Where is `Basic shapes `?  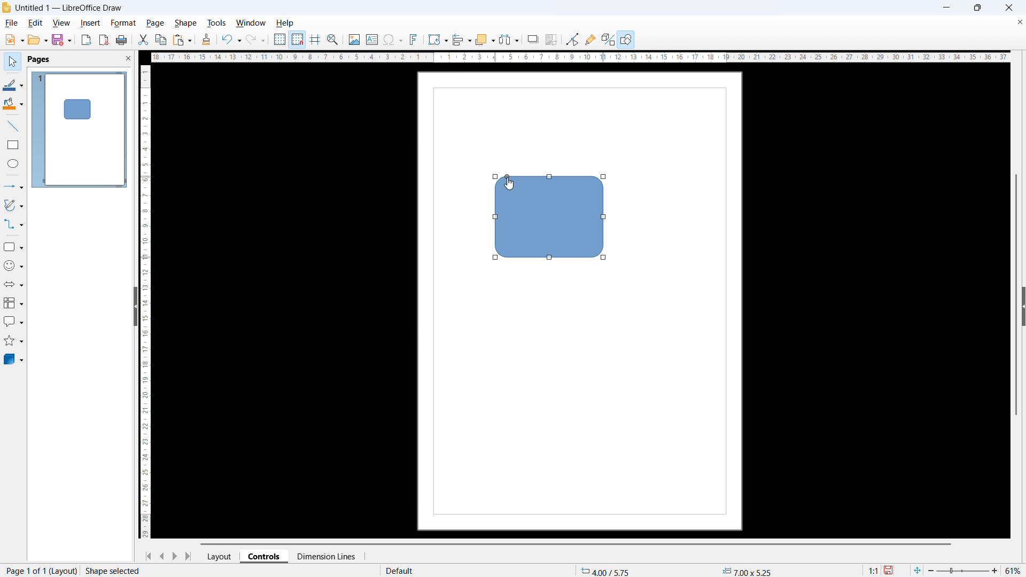 Basic shapes  is located at coordinates (13, 247).